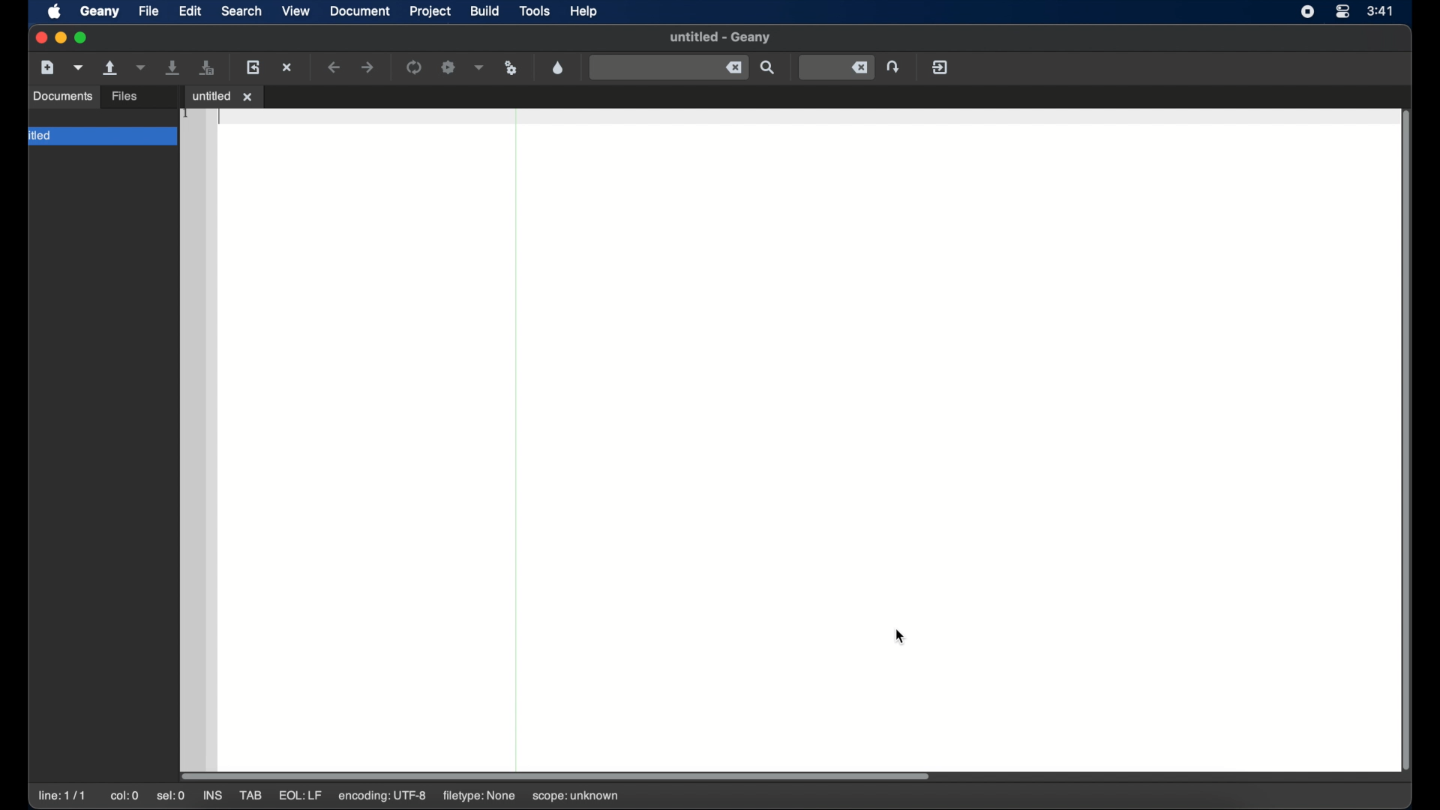 This screenshot has width=1440, height=810. Describe the element at coordinates (208, 67) in the screenshot. I see `save all open files` at that location.